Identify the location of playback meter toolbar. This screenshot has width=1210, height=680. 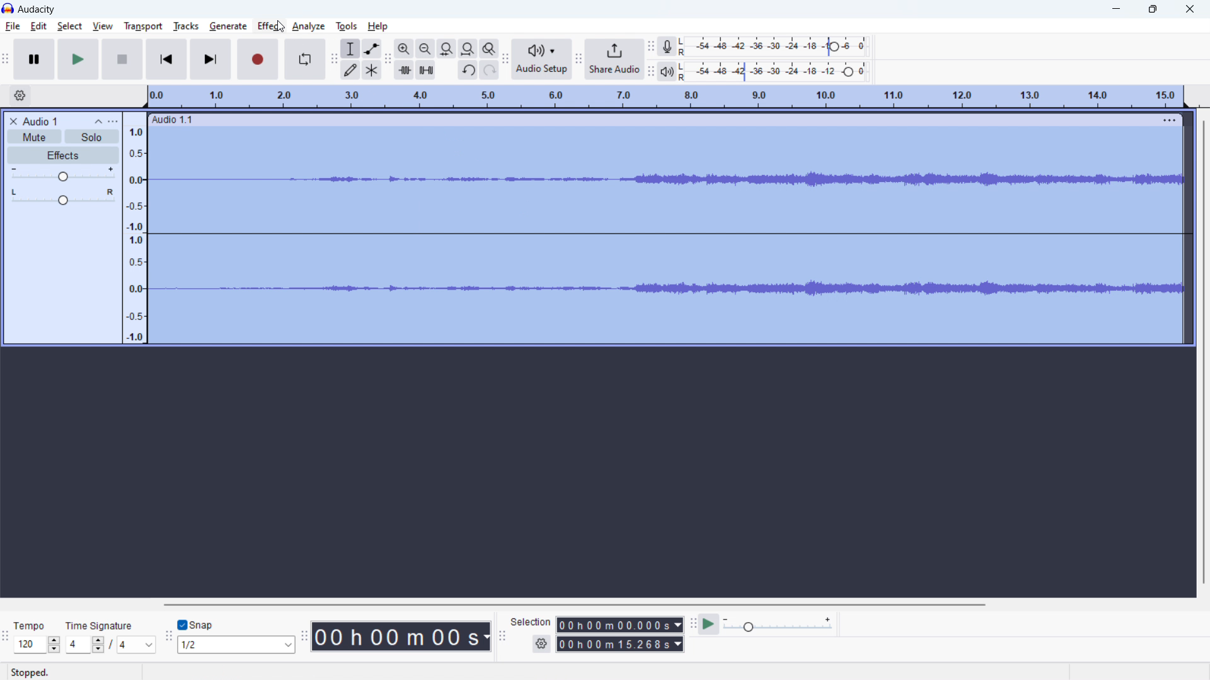
(651, 71).